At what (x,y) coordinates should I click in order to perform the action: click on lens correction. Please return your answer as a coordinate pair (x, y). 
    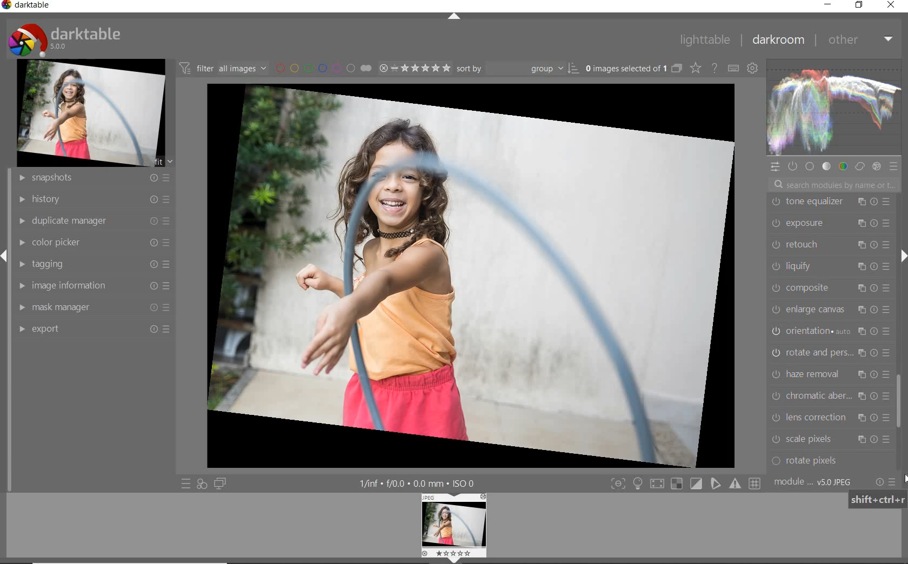
    Looking at the image, I should click on (827, 418).